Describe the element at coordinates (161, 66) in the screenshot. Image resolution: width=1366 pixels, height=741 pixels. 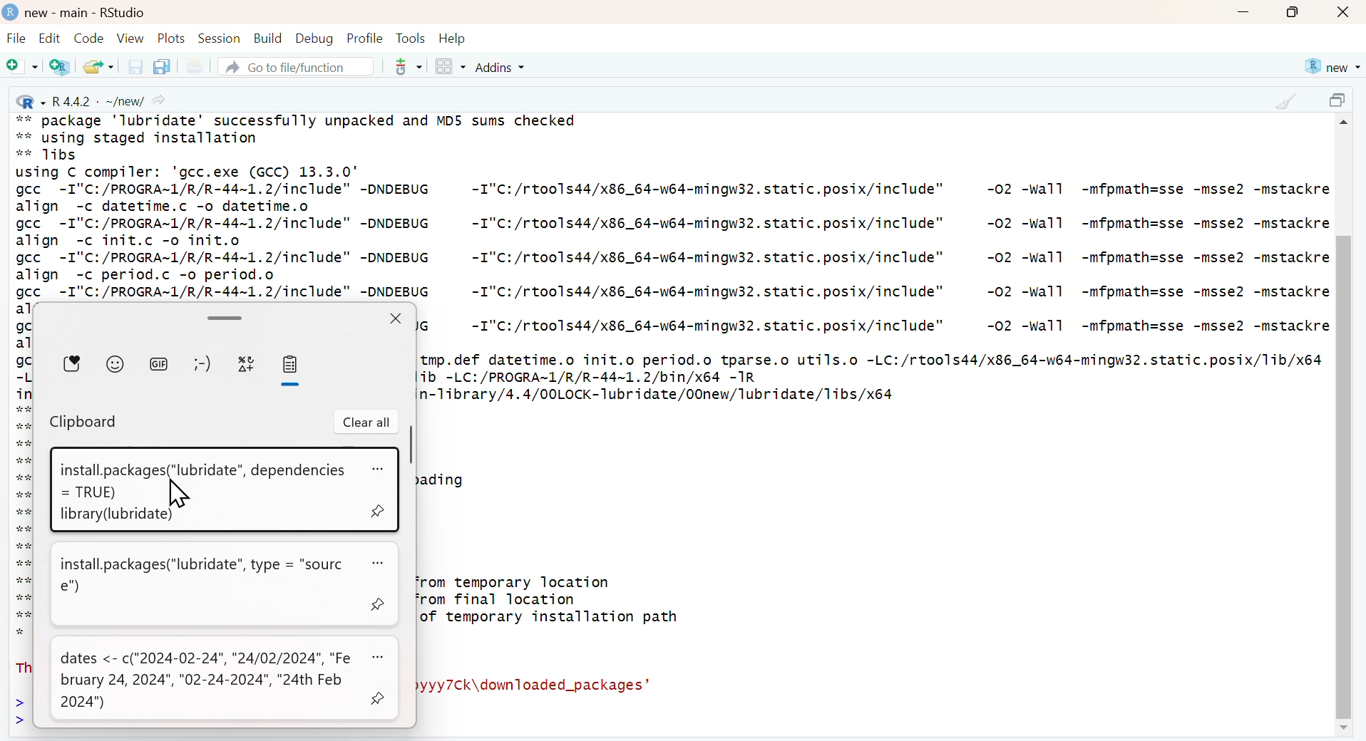
I see `save all the open documents` at that location.